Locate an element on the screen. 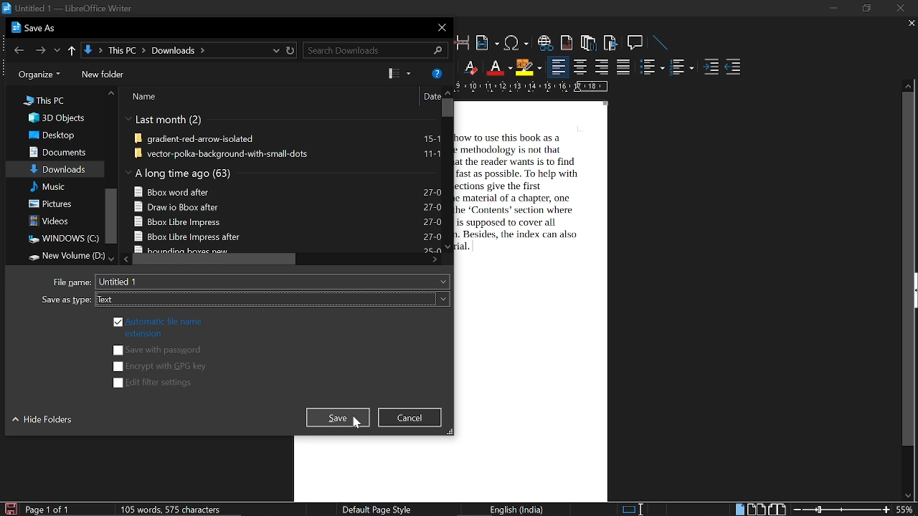 The image size is (918, 516). cancel is located at coordinates (411, 419).